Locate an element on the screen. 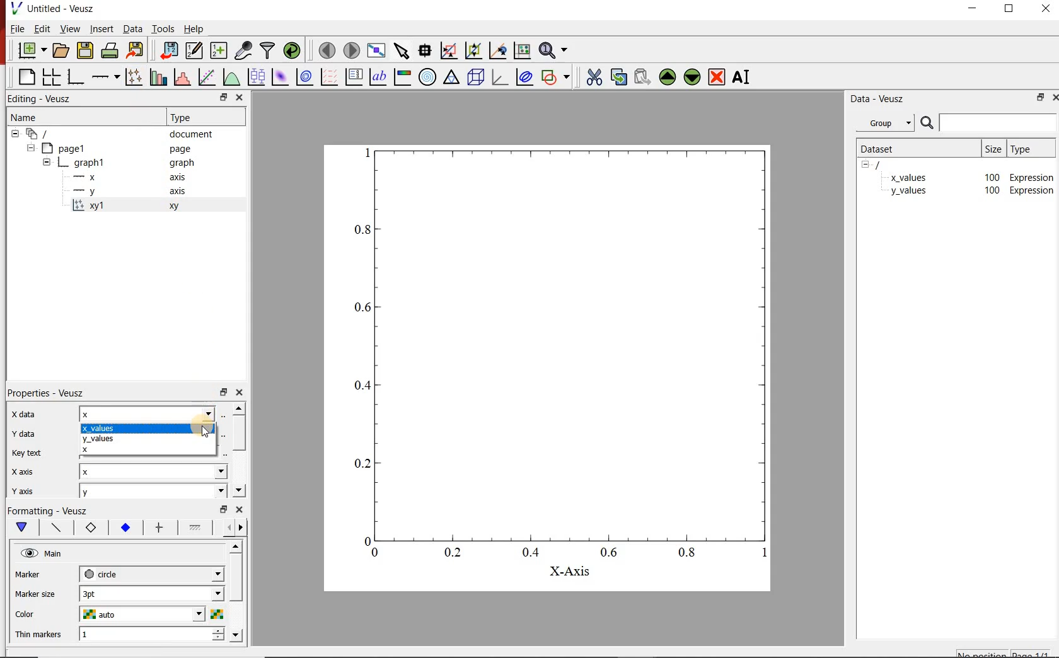 Image resolution: width=1059 pixels, height=658 pixels. name is located at coordinates (25, 118).